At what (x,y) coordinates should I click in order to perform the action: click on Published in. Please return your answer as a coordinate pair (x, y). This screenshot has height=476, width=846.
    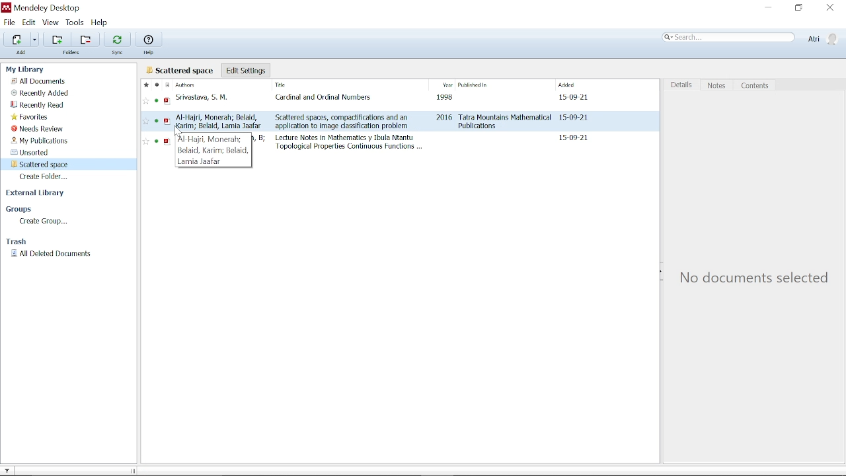
    Looking at the image, I should click on (494, 86).